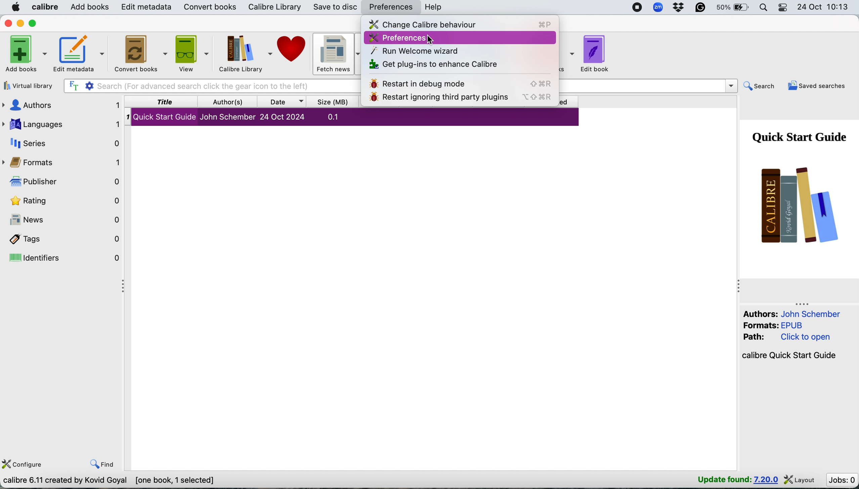  I want to click on zoom, so click(657, 7).